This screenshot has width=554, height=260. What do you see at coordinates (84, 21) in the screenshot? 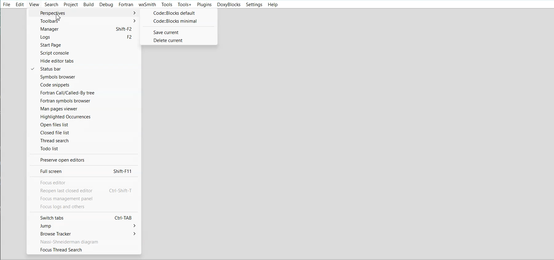
I see `Toolbars` at bounding box center [84, 21].